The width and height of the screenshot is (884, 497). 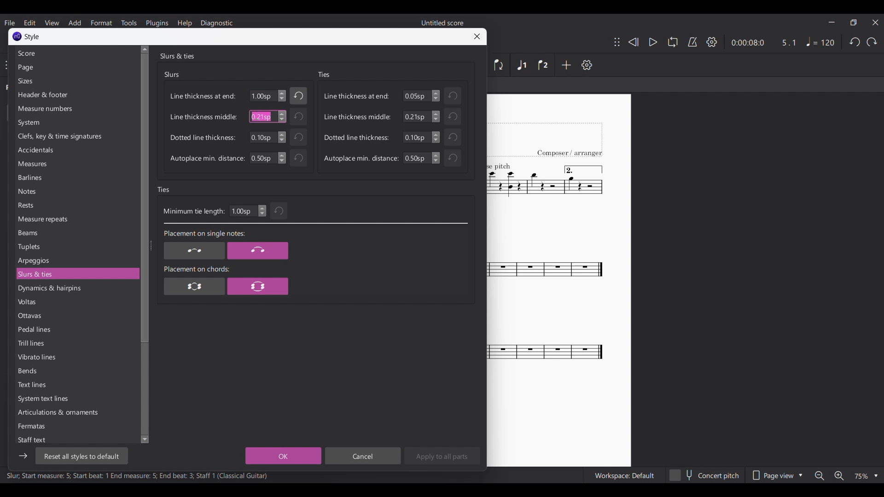 I want to click on Dotted line thickness, so click(x=203, y=138).